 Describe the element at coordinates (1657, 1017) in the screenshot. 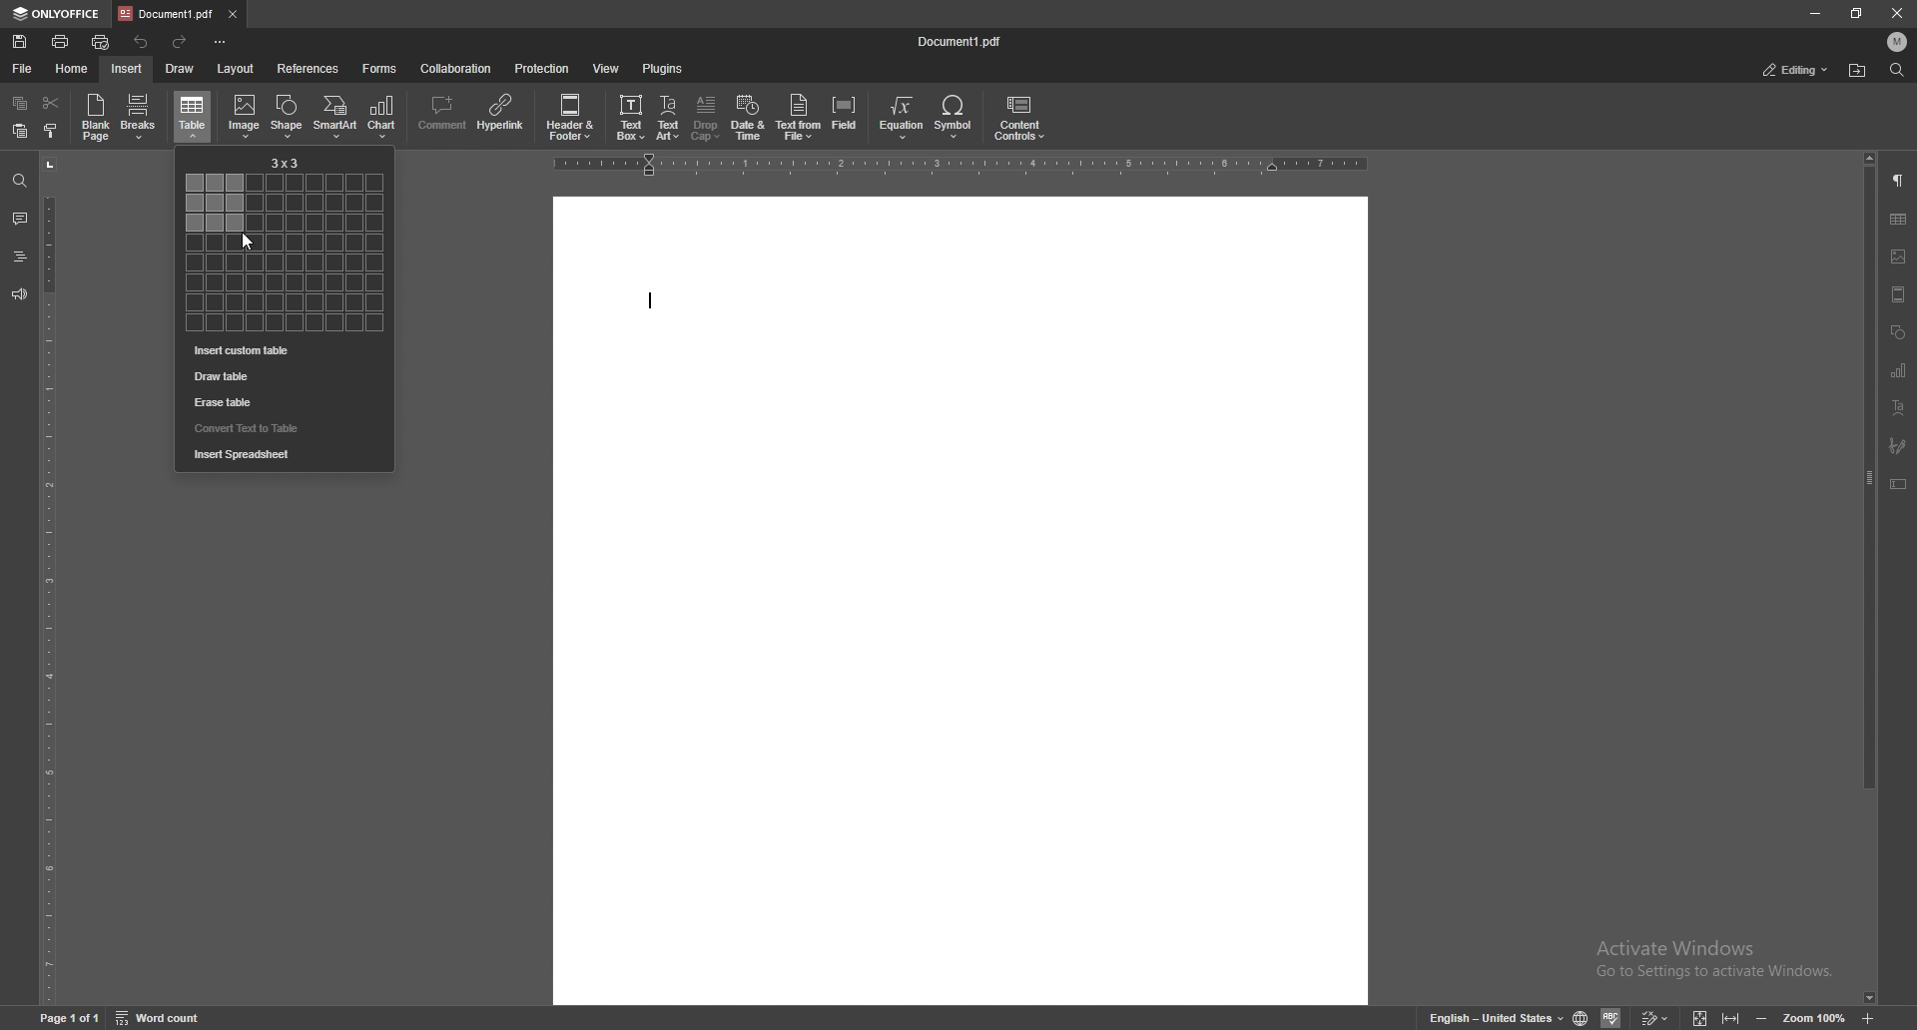

I see `track changes` at that location.